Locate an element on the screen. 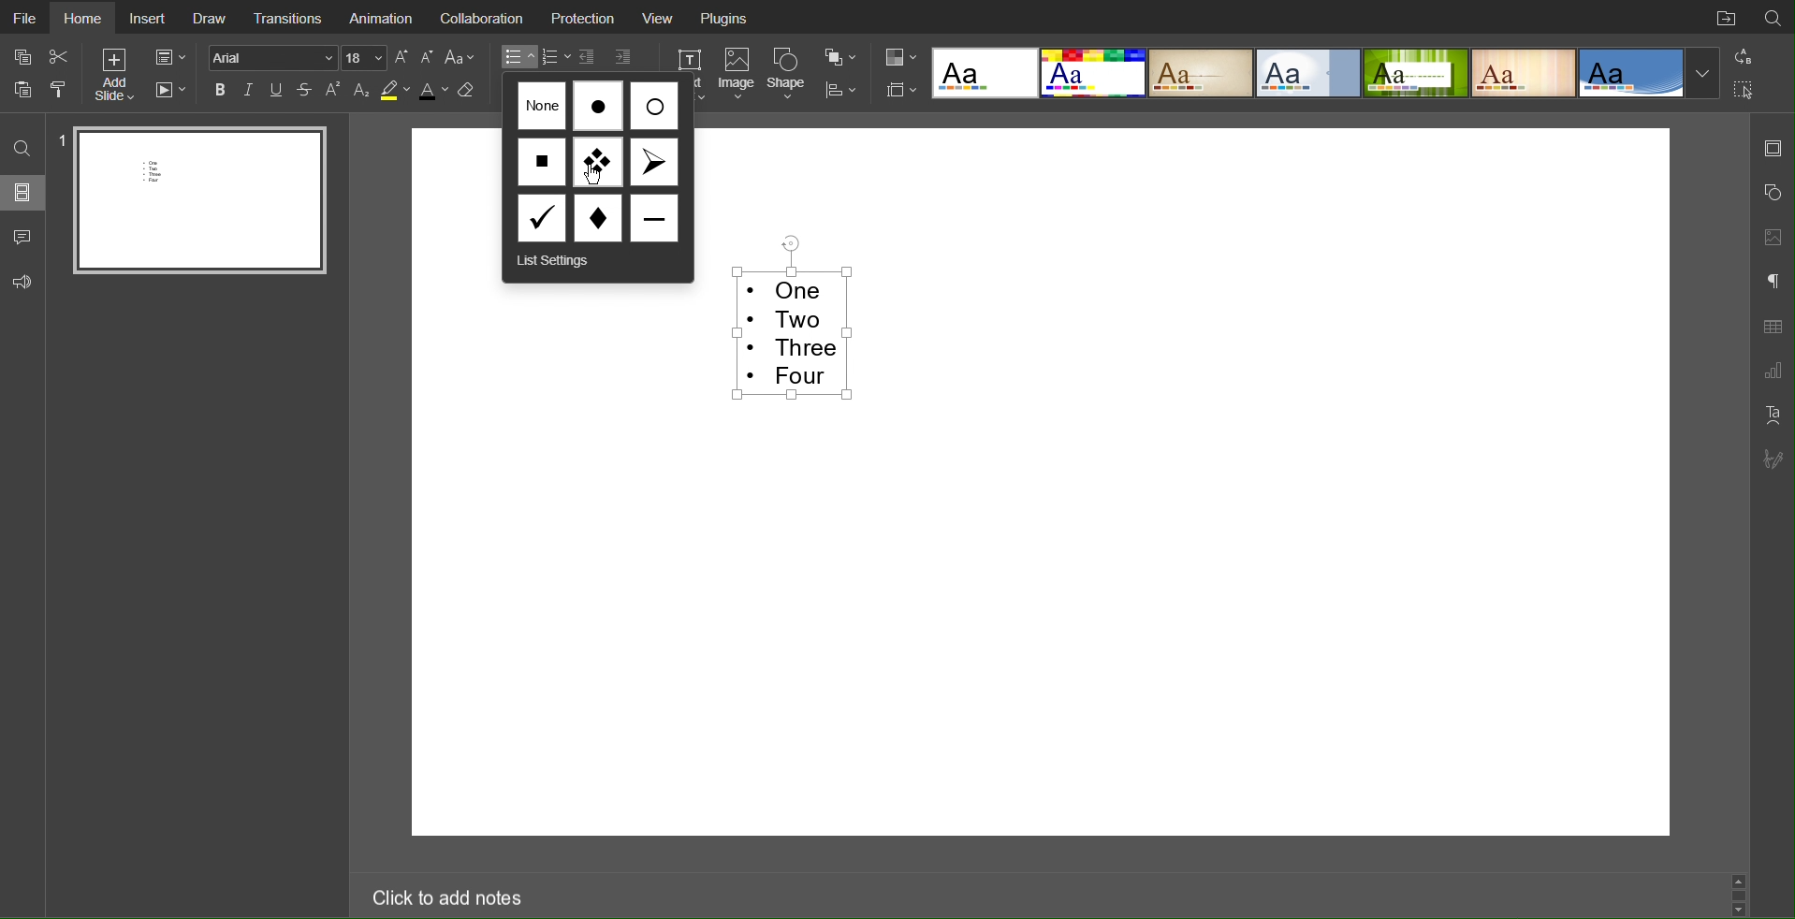 This screenshot has width=1795, height=919. Slide Size is located at coordinates (898, 89).